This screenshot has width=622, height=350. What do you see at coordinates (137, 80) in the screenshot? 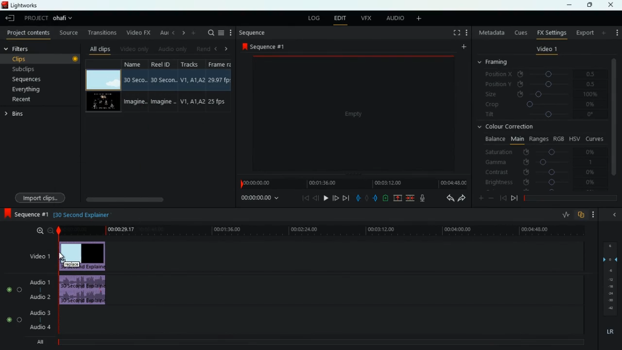
I see `30 Seco..` at bounding box center [137, 80].